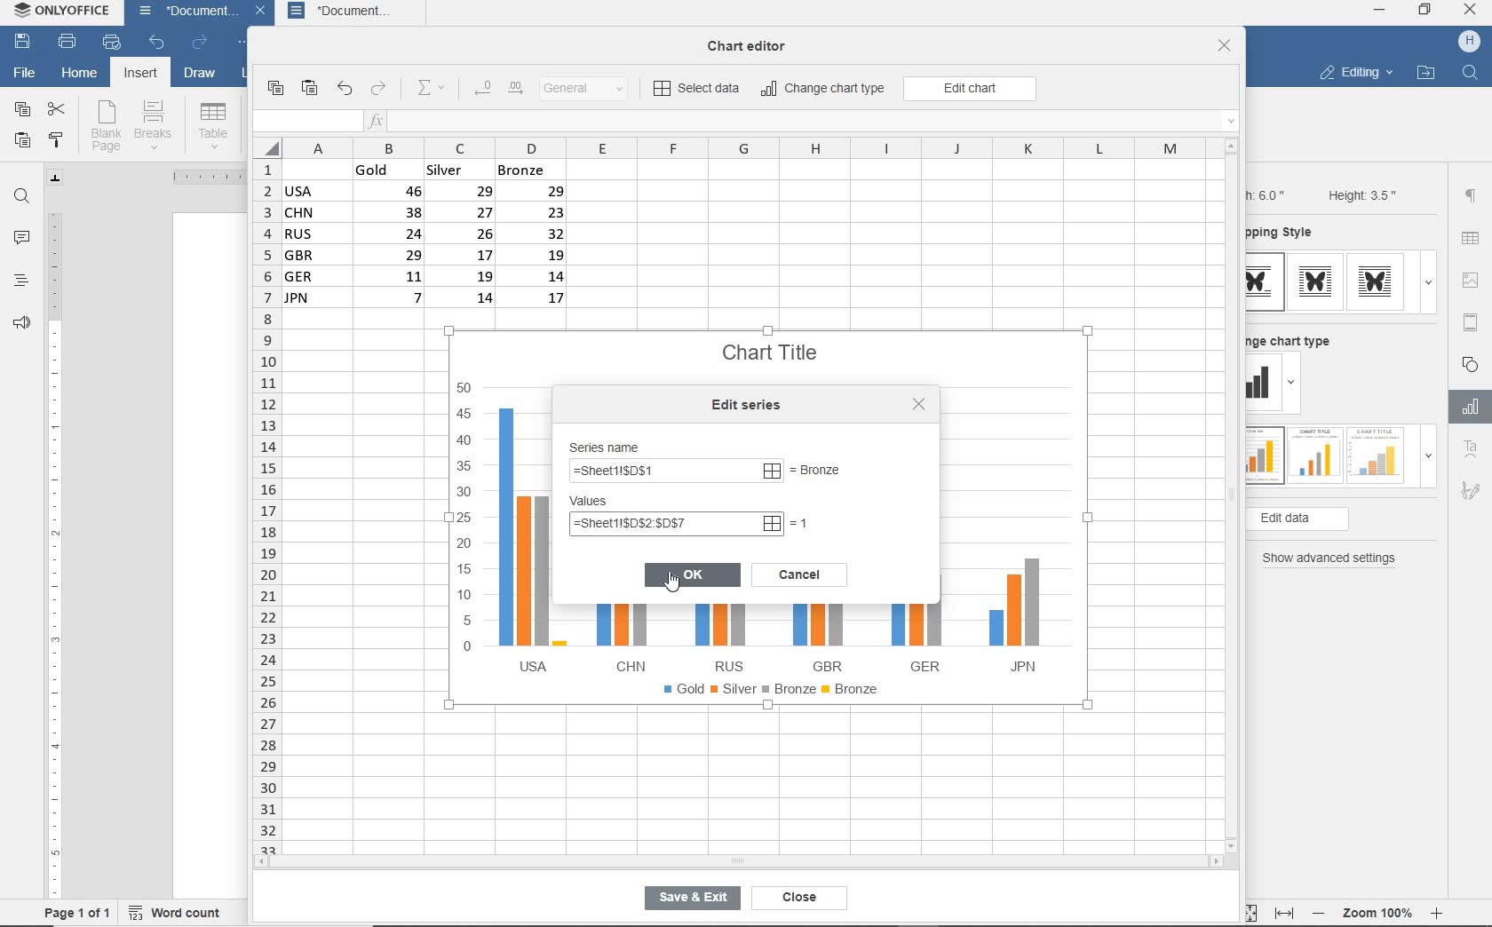  What do you see at coordinates (1334, 559) in the screenshot?
I see `show advanced settings` at bounding box center [1334, 559].